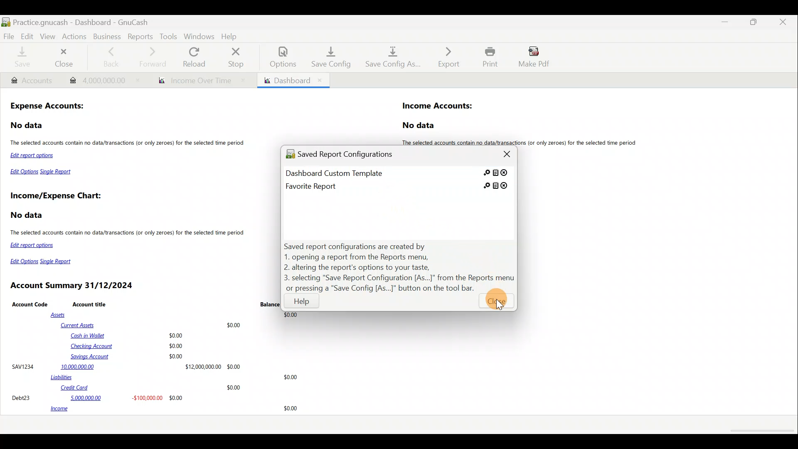 The height and width of the screenshot is (449, 798). Describe the element at coordinates (28, 215) in the screenshot. I see `No data` at that location.